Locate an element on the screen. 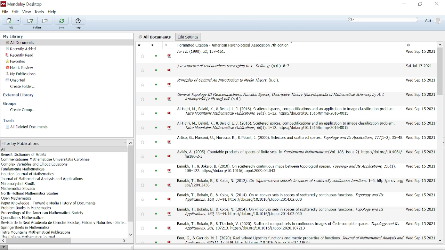 The width and height of the screenshot is (445, 250). date time is located at coordinates (420, 137).